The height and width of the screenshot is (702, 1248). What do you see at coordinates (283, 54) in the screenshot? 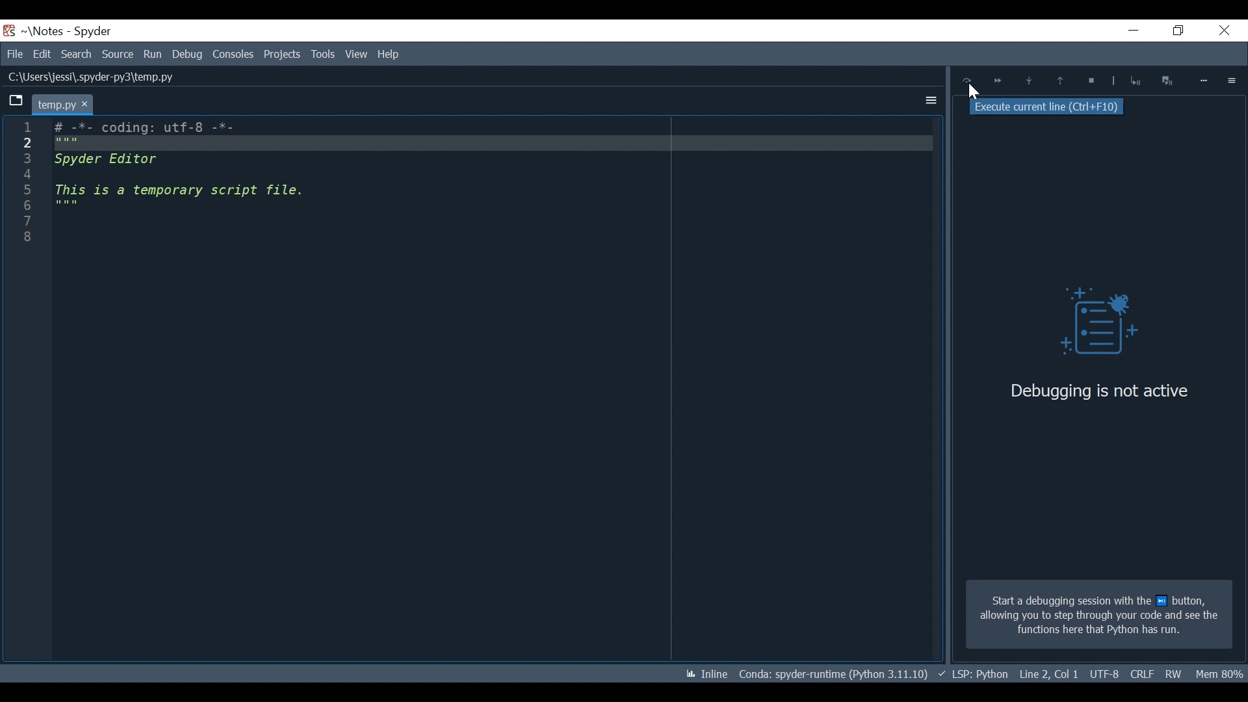
I see `Tools` at bounding box center [283, 54].